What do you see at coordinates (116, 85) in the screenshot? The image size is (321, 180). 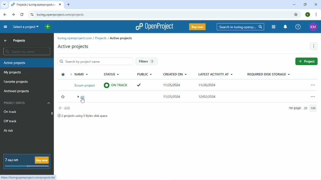 I see `ON TRACK` at bounding box center [116, 85].